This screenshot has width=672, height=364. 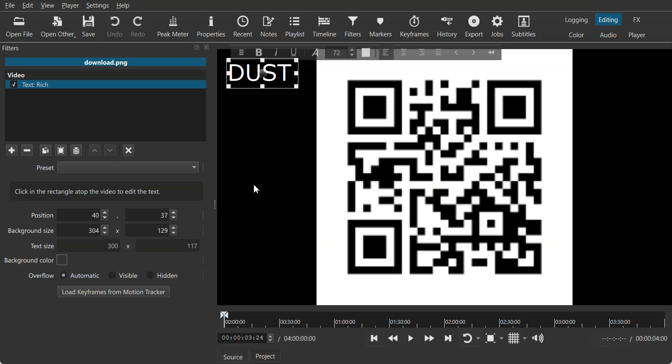 What do you see at coordinates (27, 150) in the screenshot?
I see `Remove selected Filter` at bounding box center [27, 150].